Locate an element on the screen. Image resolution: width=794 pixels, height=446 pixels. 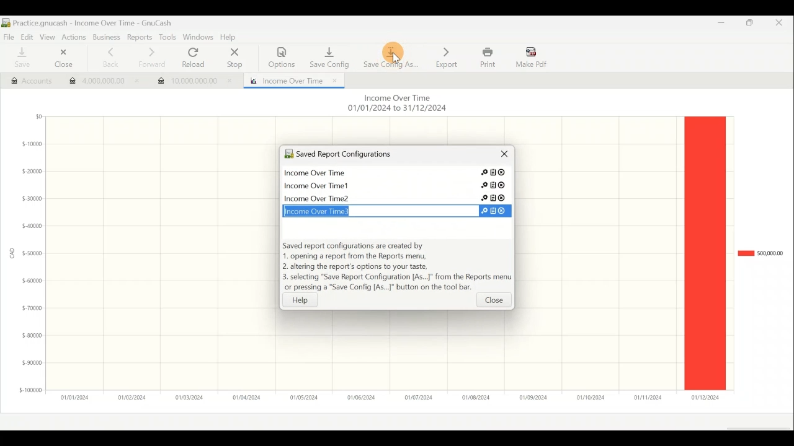
x-axis (date range) is located at coordinates (382, 397).